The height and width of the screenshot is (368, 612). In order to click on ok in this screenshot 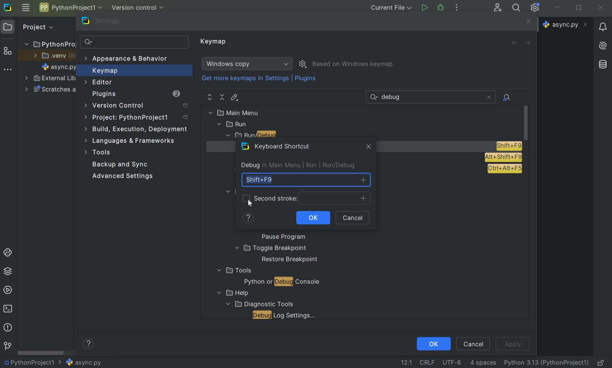, I will do `click(312, 218)`.